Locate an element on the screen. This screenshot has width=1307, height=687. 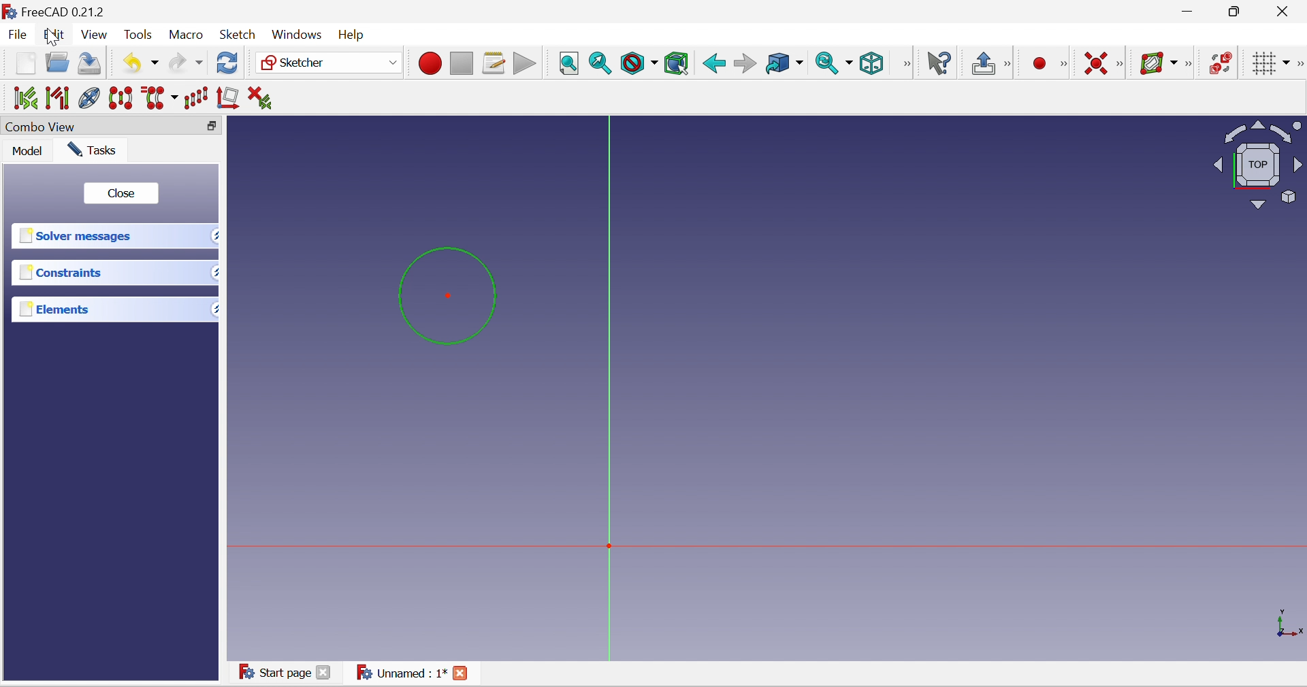
x, y, z axis is located at coordinates (1289, 621).